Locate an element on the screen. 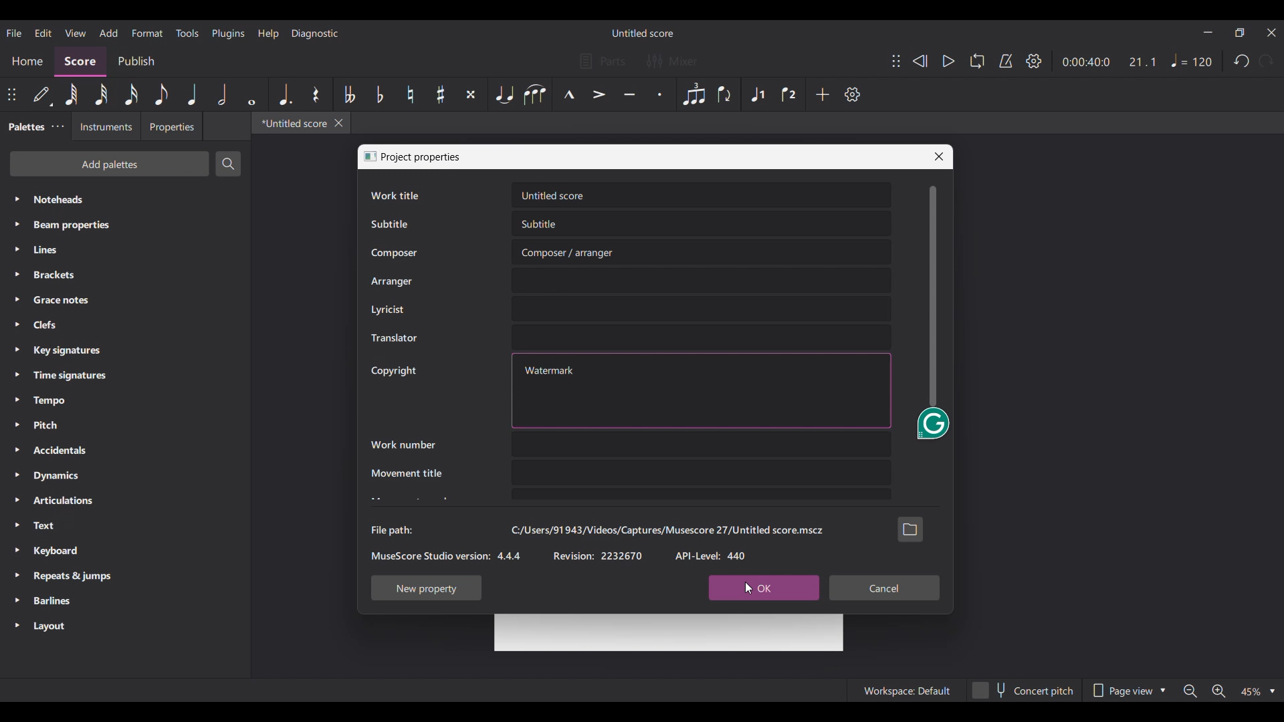  Repeats & jumps is located at coordinates (126, 576).